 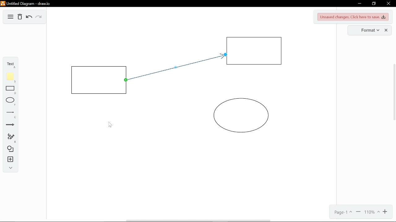 What do you see at coordinates (27, 4) in the screenshot?
I see `Untitled Diagram - draw.io` at bounding box center [27, 4].